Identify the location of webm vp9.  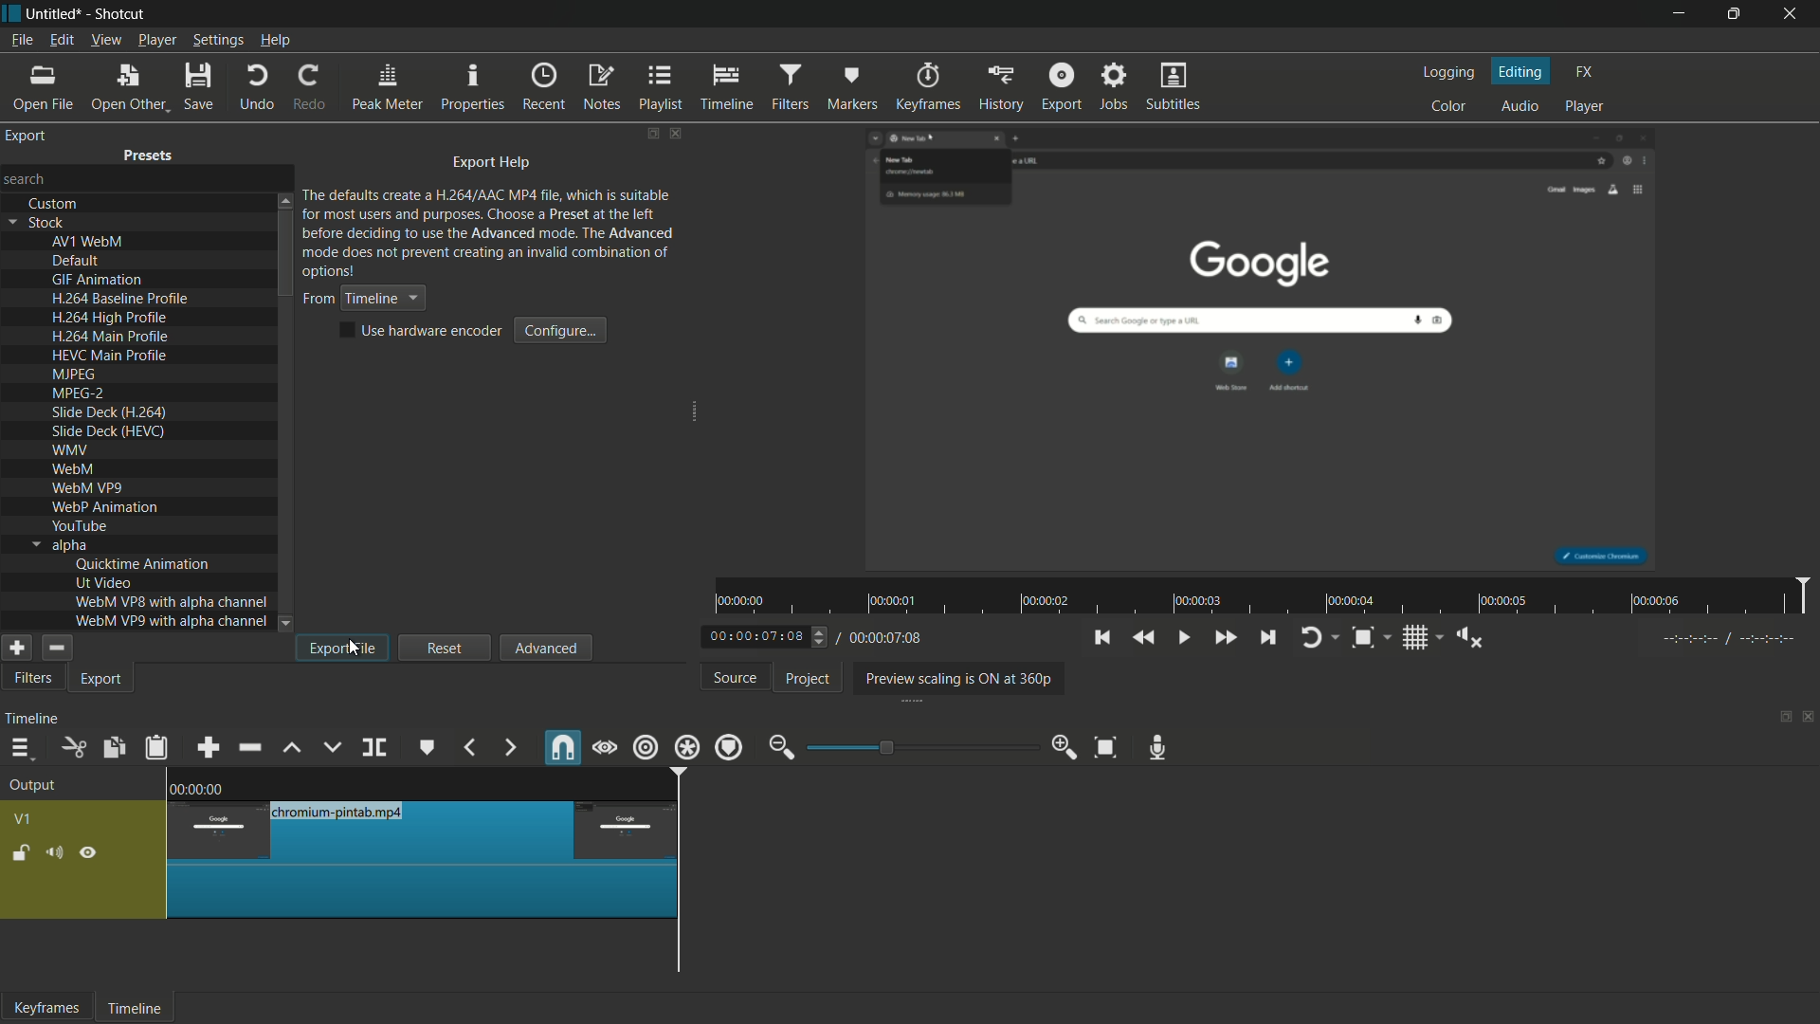
(86, 487).